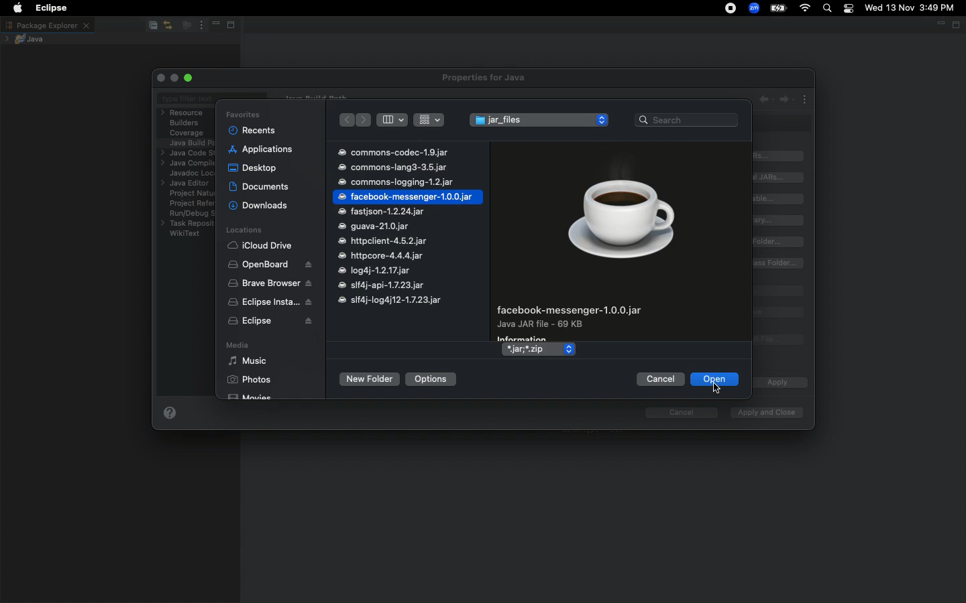 Image resolution: width=966 pixels, height=603 pixels. What do you see at coordinates (779, 263) in the screenshot?
I see `Add external class folder` at bounding box center [779, 263].